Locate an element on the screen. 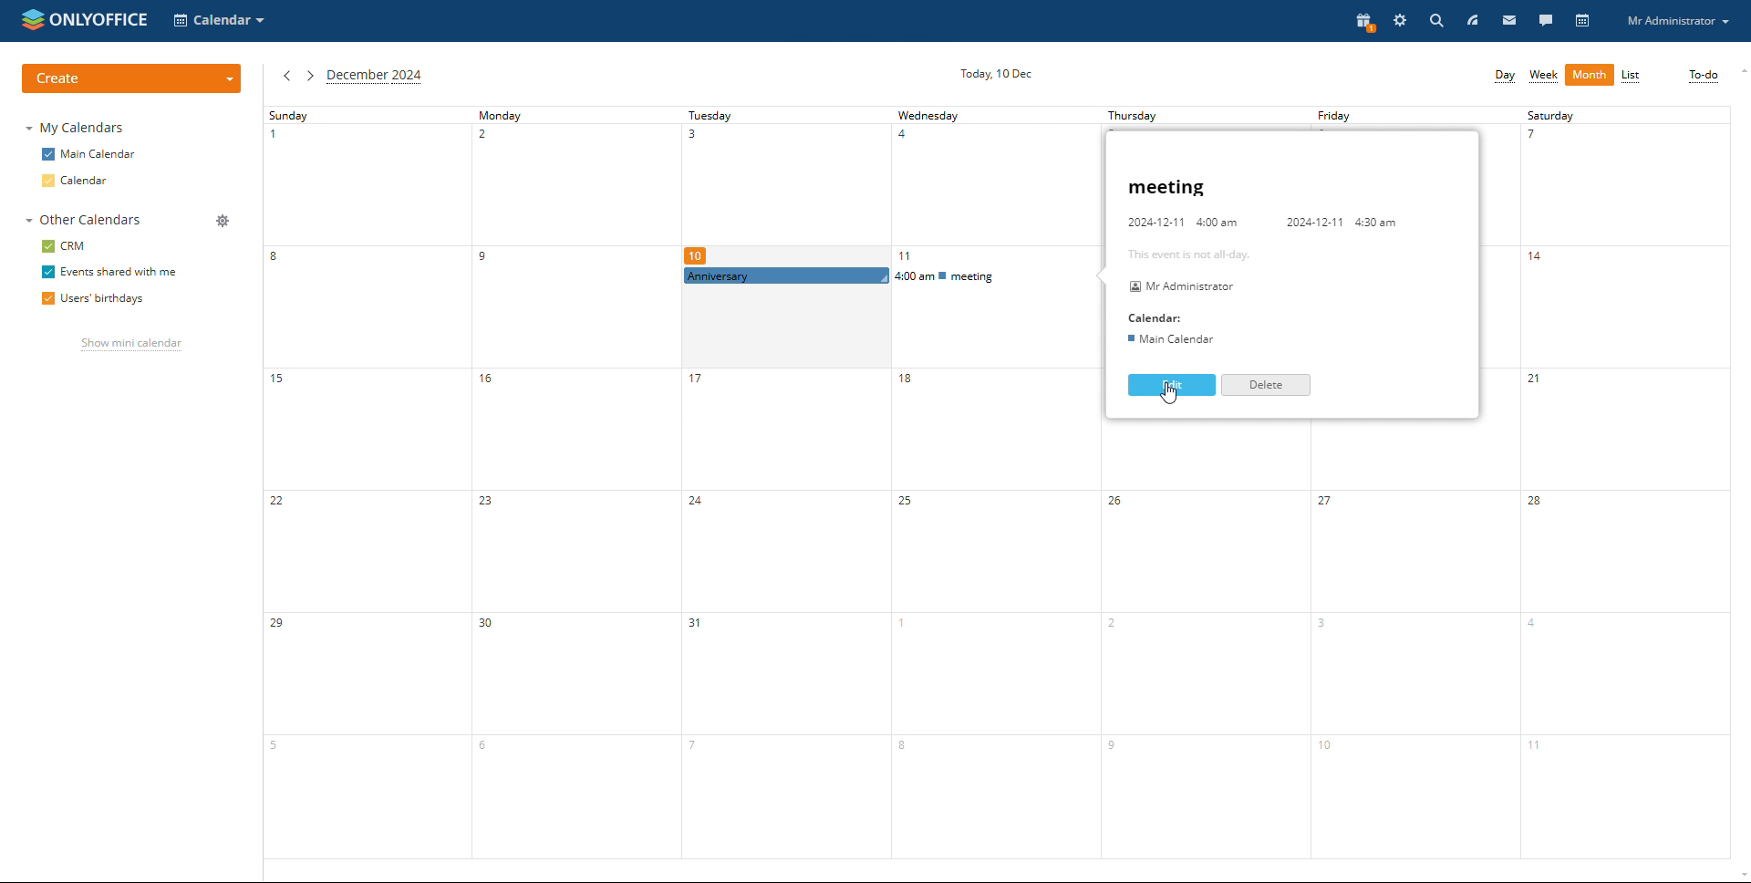 Image resolution: width=1751 pixels, height=883 pixels. calendar is located at coordinates (1582, 21).